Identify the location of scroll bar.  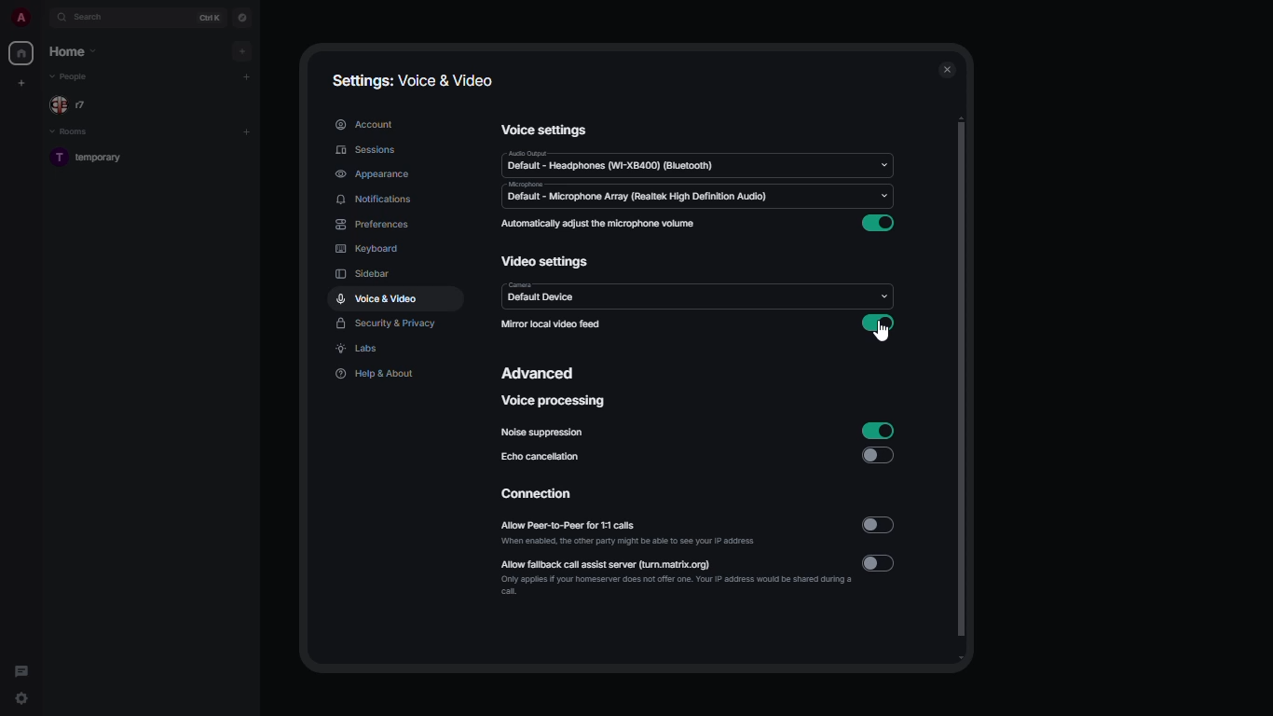
(964, 392).